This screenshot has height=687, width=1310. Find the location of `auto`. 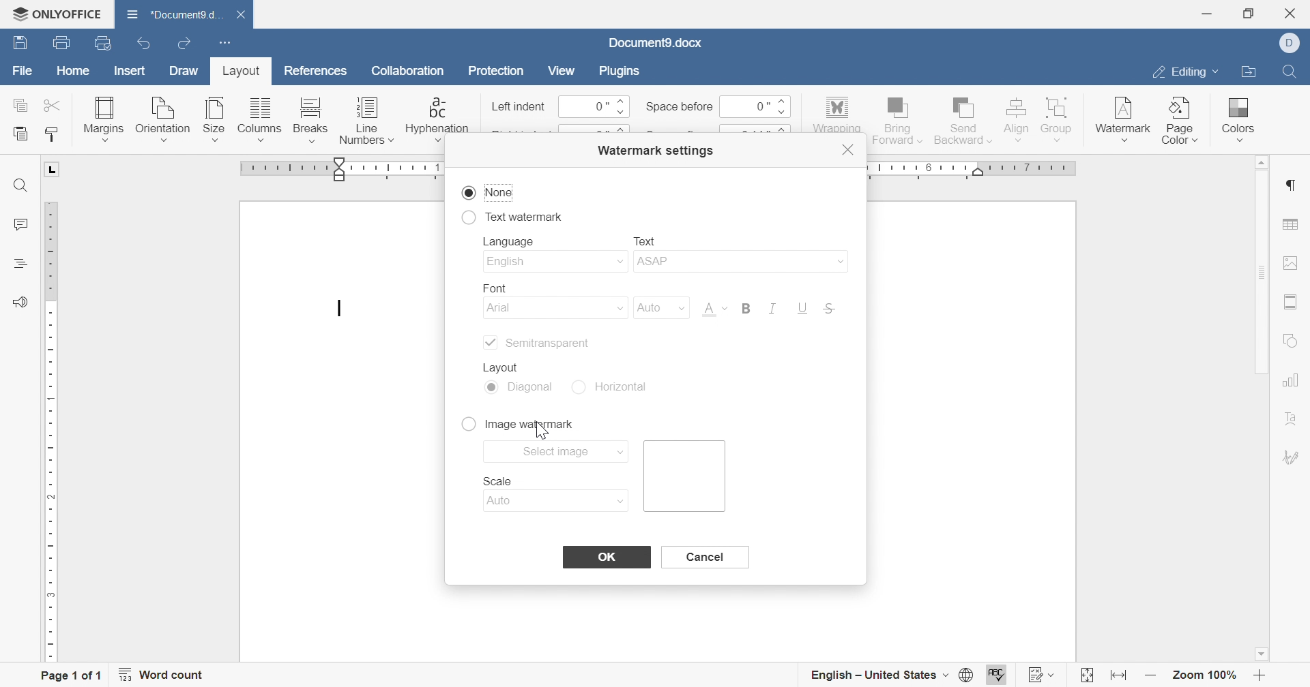

auto is located at coordinates (657, 307).